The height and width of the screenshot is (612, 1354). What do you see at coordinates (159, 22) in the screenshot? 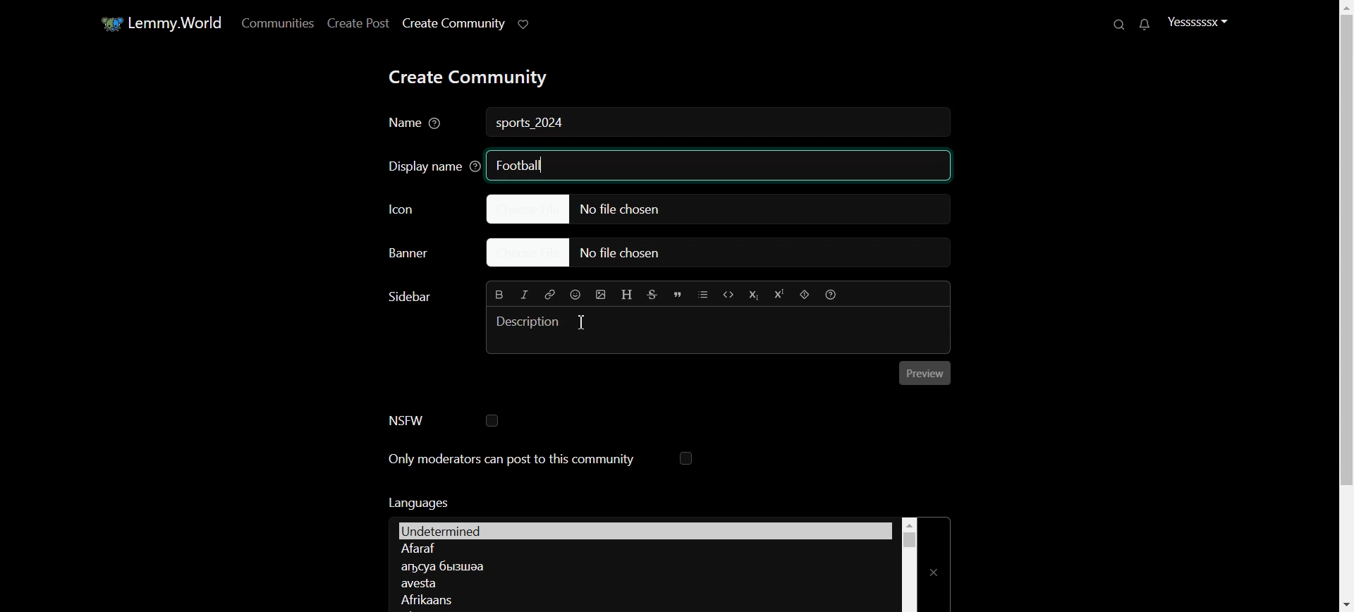
I see `Home window` at bounding box center [159, 22].